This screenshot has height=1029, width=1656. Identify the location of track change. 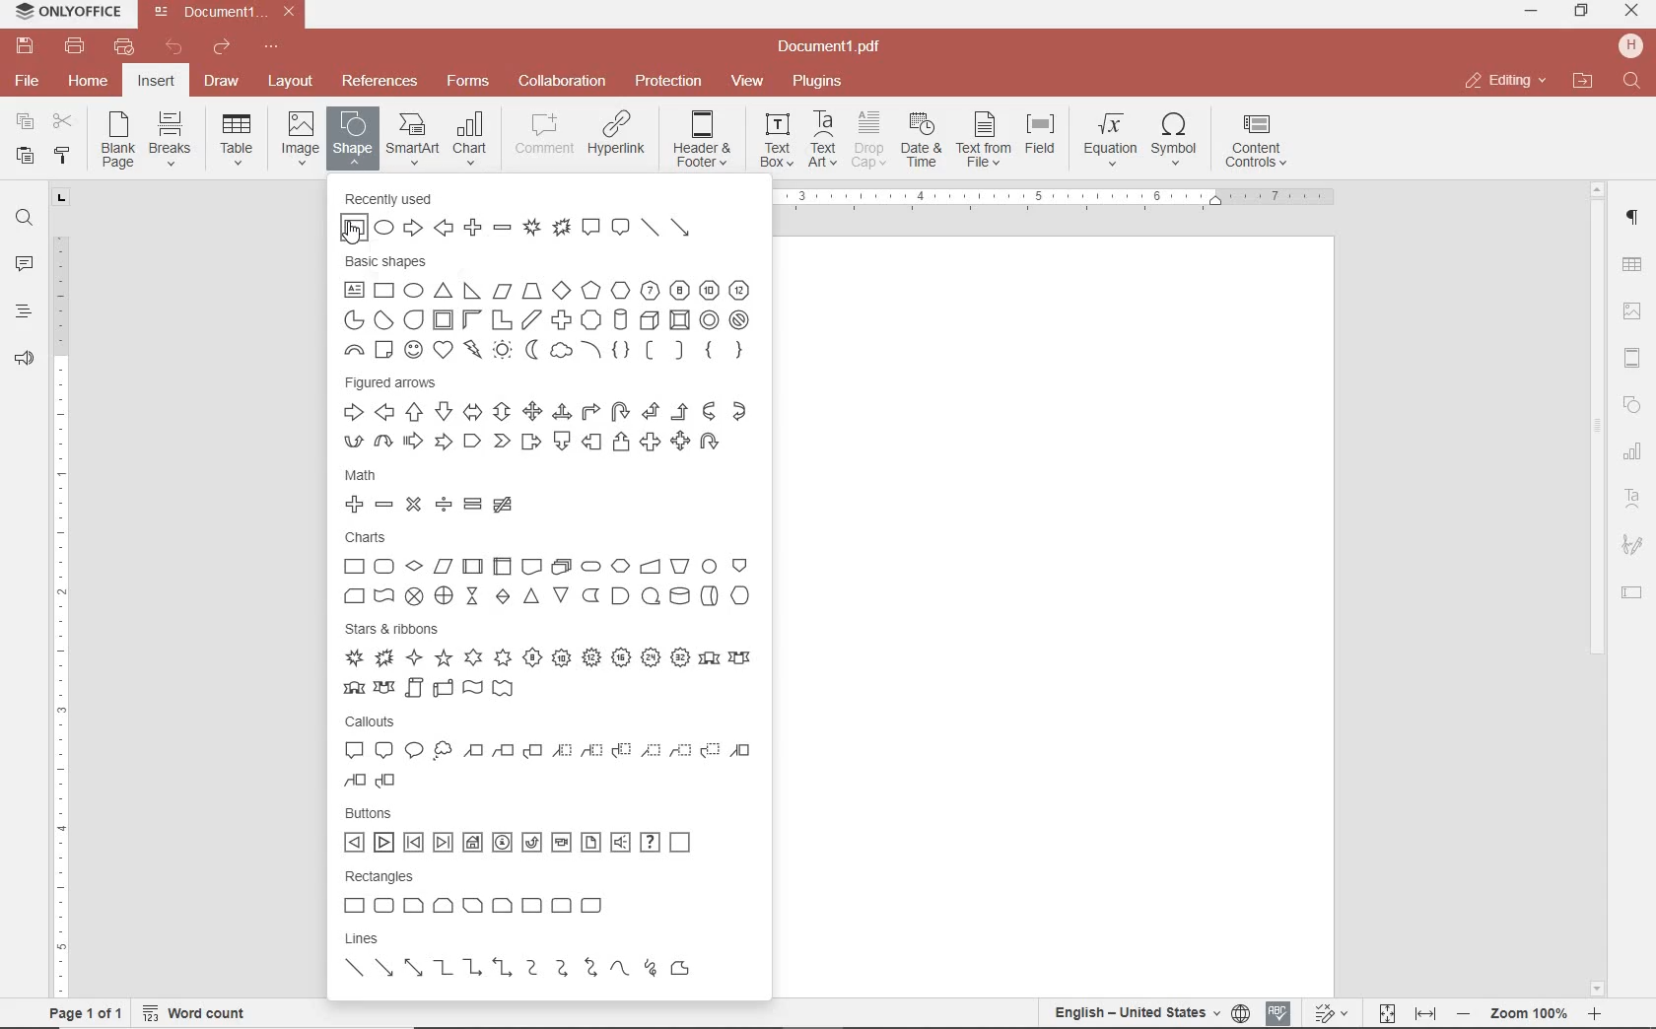
(1329, 1014).